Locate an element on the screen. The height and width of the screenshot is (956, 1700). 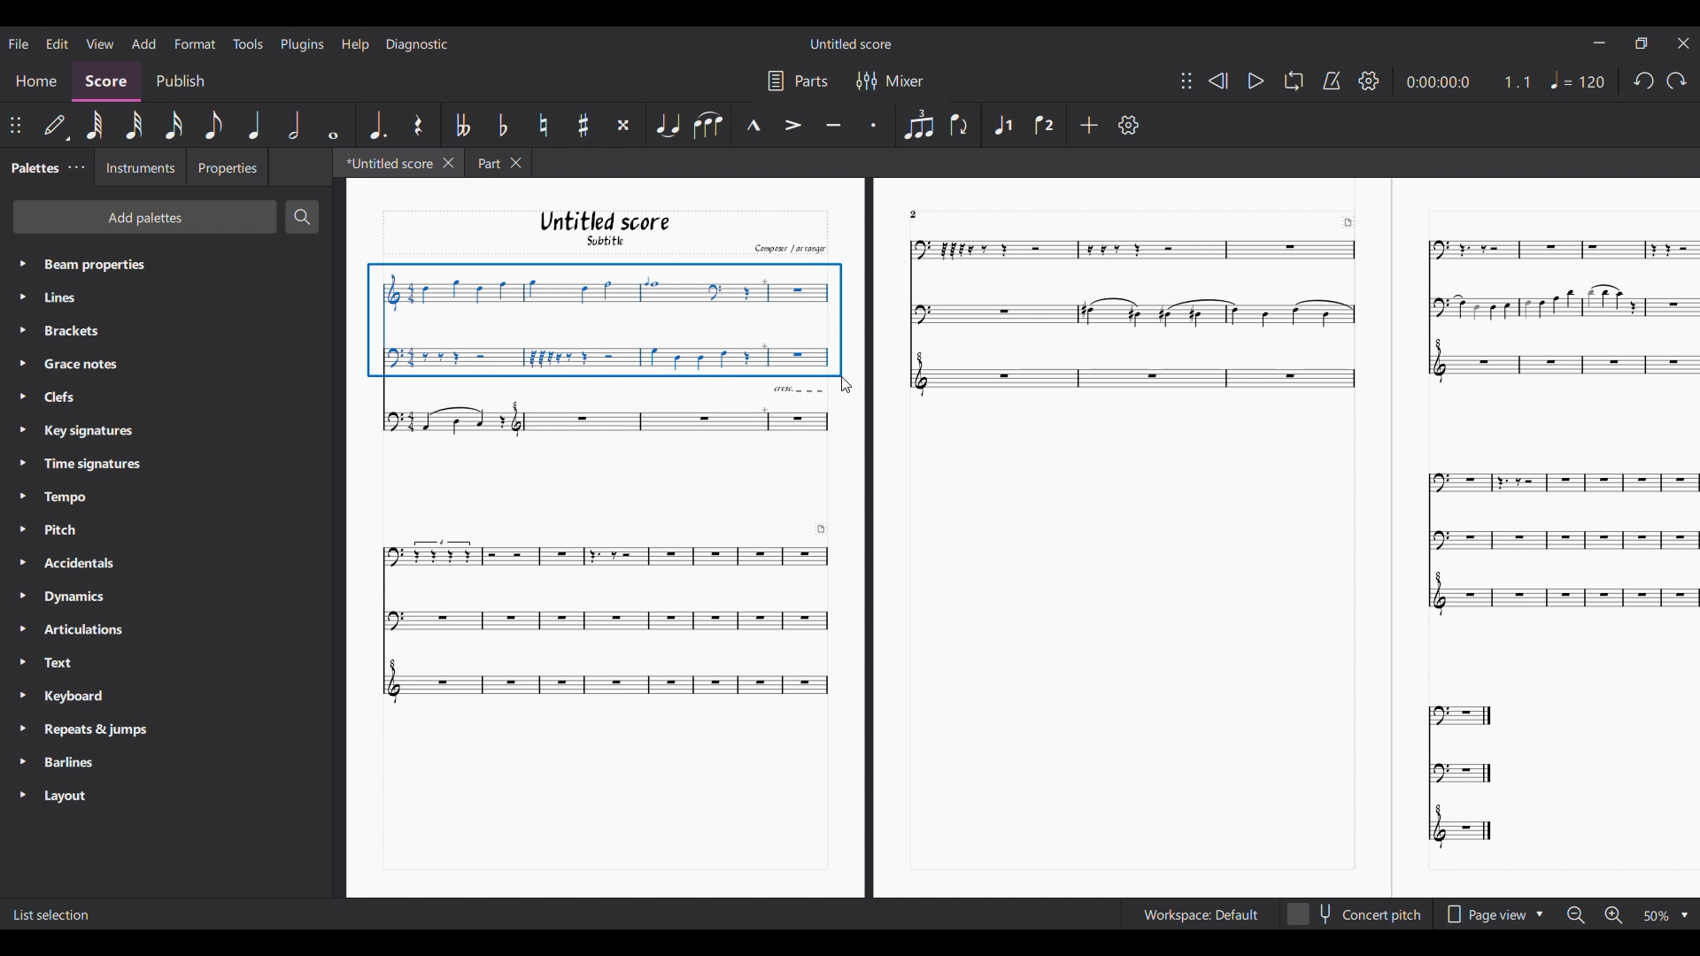
Edit is located at coordinates (58, 43).